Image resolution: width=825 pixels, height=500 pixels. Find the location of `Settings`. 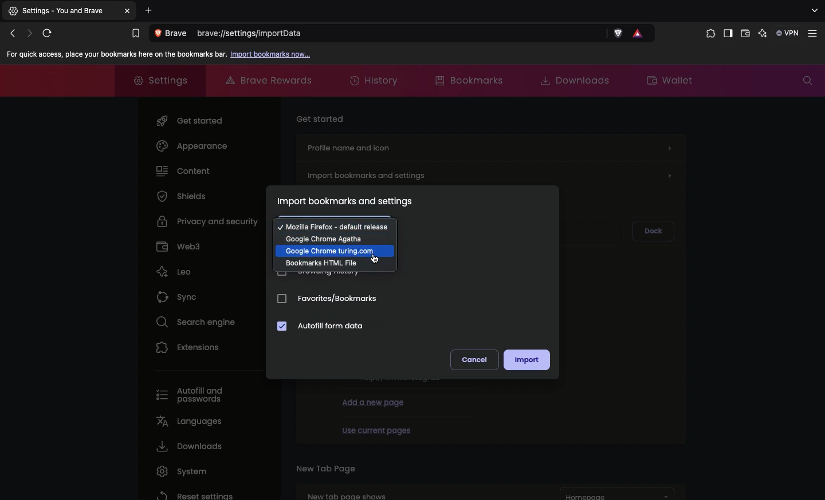

Settings is located at coordinates (61, 11).